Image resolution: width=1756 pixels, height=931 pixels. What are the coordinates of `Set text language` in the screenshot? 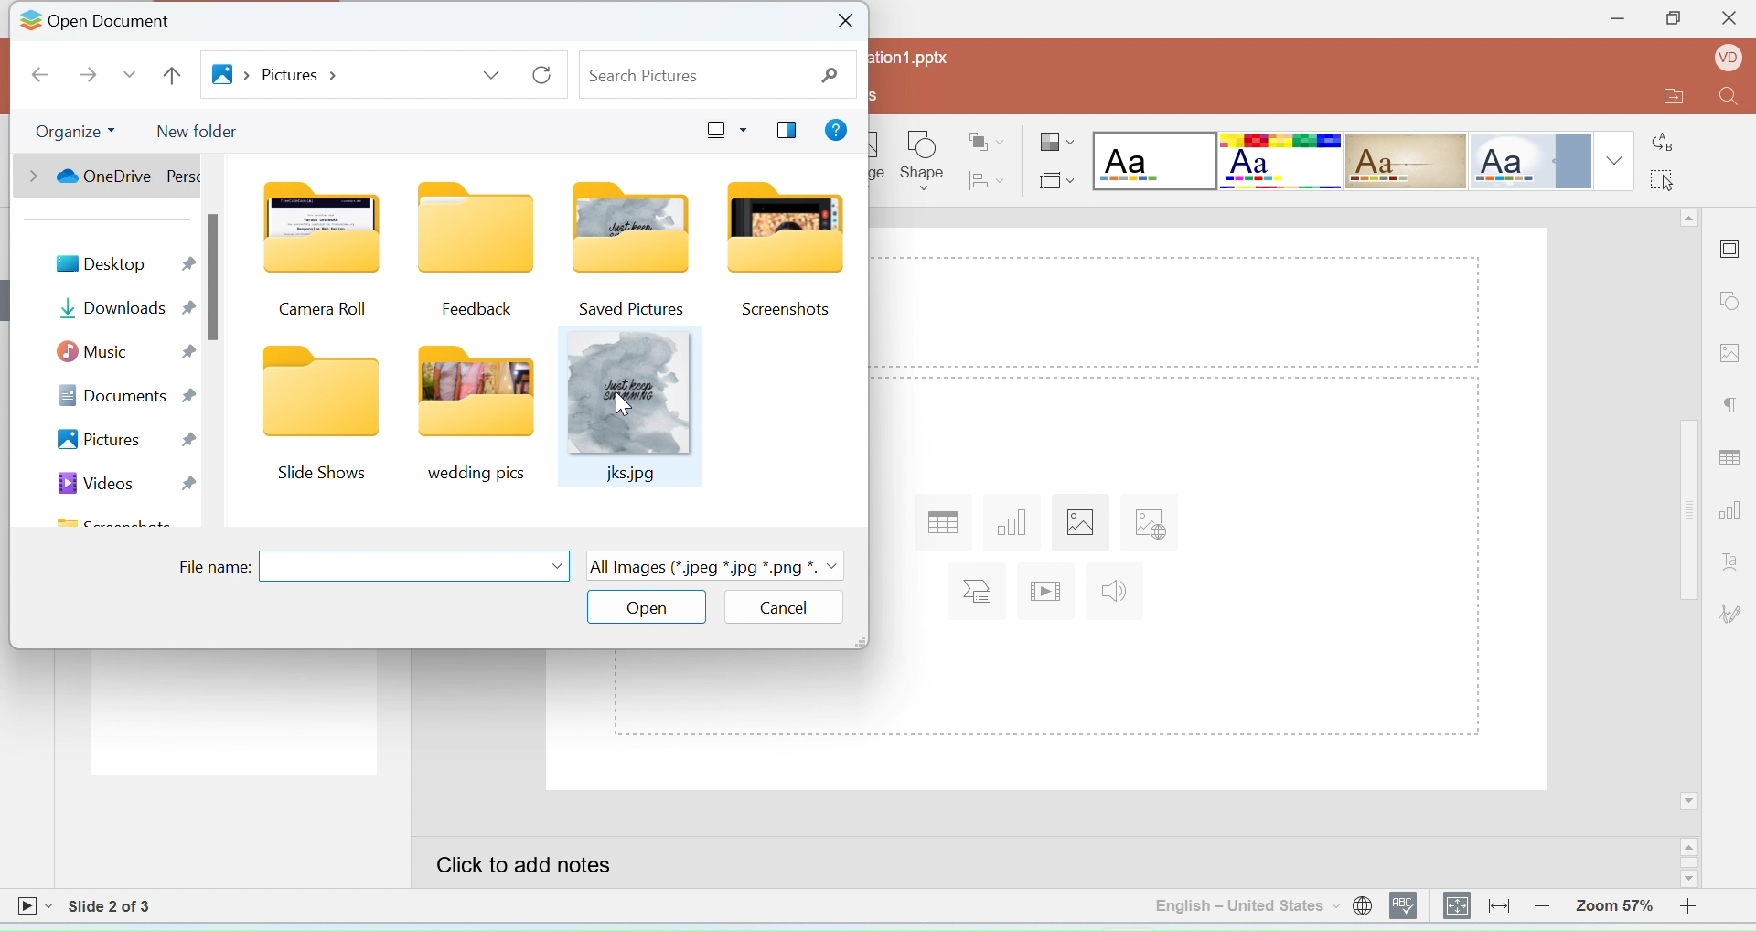 It's located at (1246, 905).